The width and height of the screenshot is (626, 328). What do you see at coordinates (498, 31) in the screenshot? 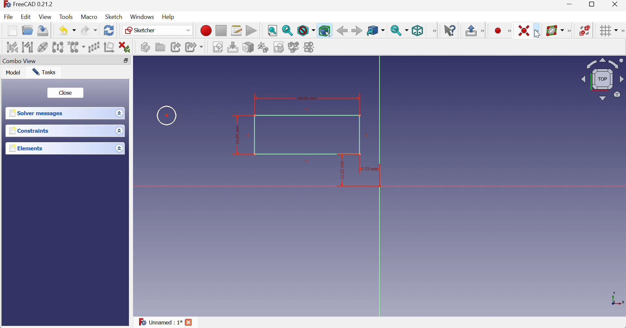
I see `Create point` at bounding box center [498, 31].